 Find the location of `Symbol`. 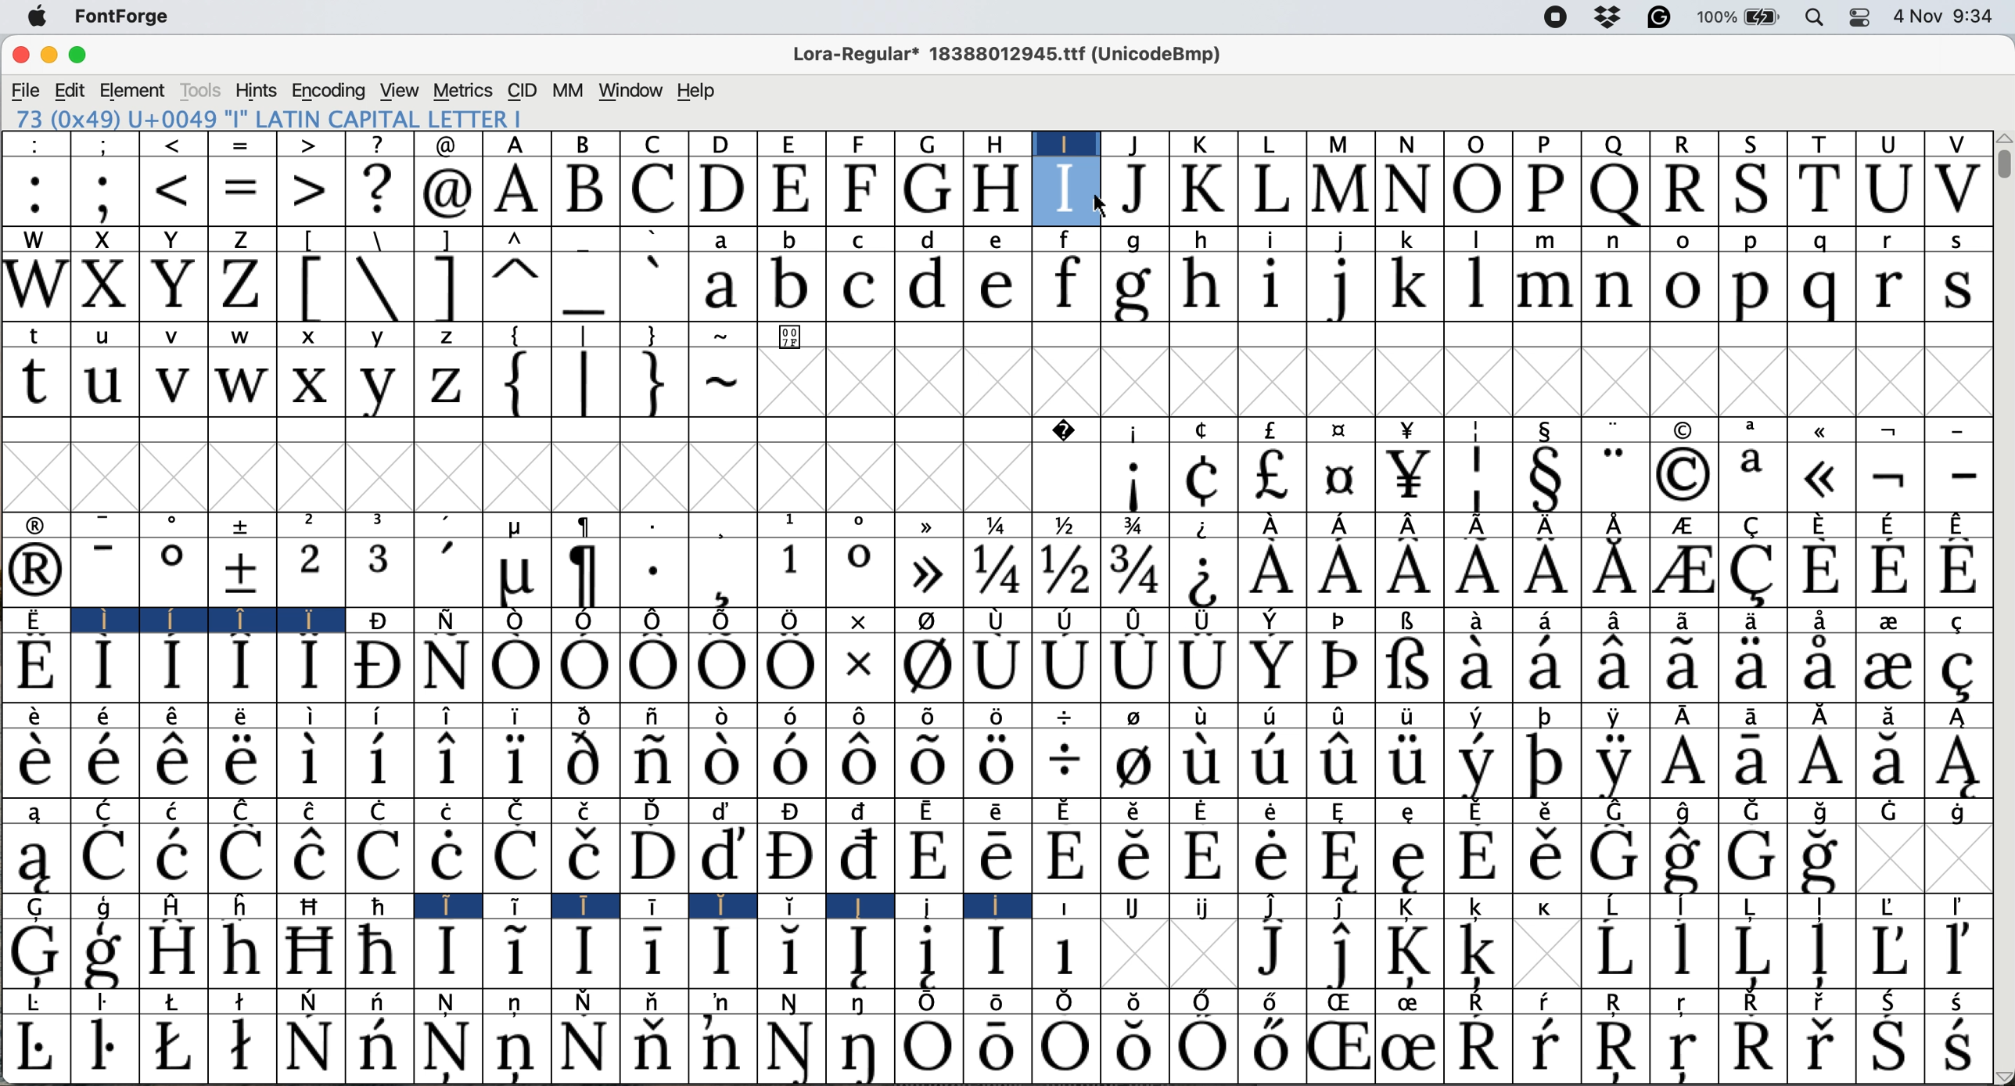

Symbol is located at coordinates (1267, 669).